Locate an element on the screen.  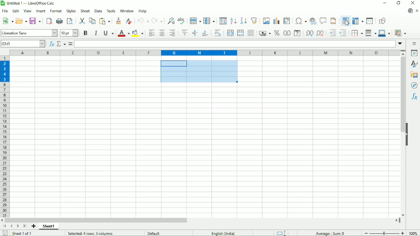
Cut is located at coordinates (82, 20).